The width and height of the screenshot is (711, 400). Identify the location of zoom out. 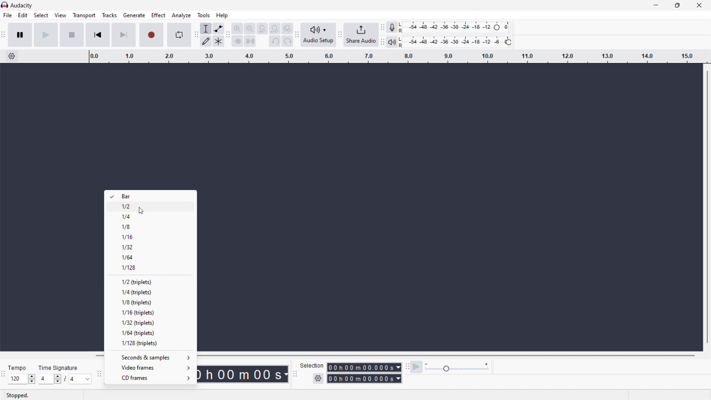
(250, 29).